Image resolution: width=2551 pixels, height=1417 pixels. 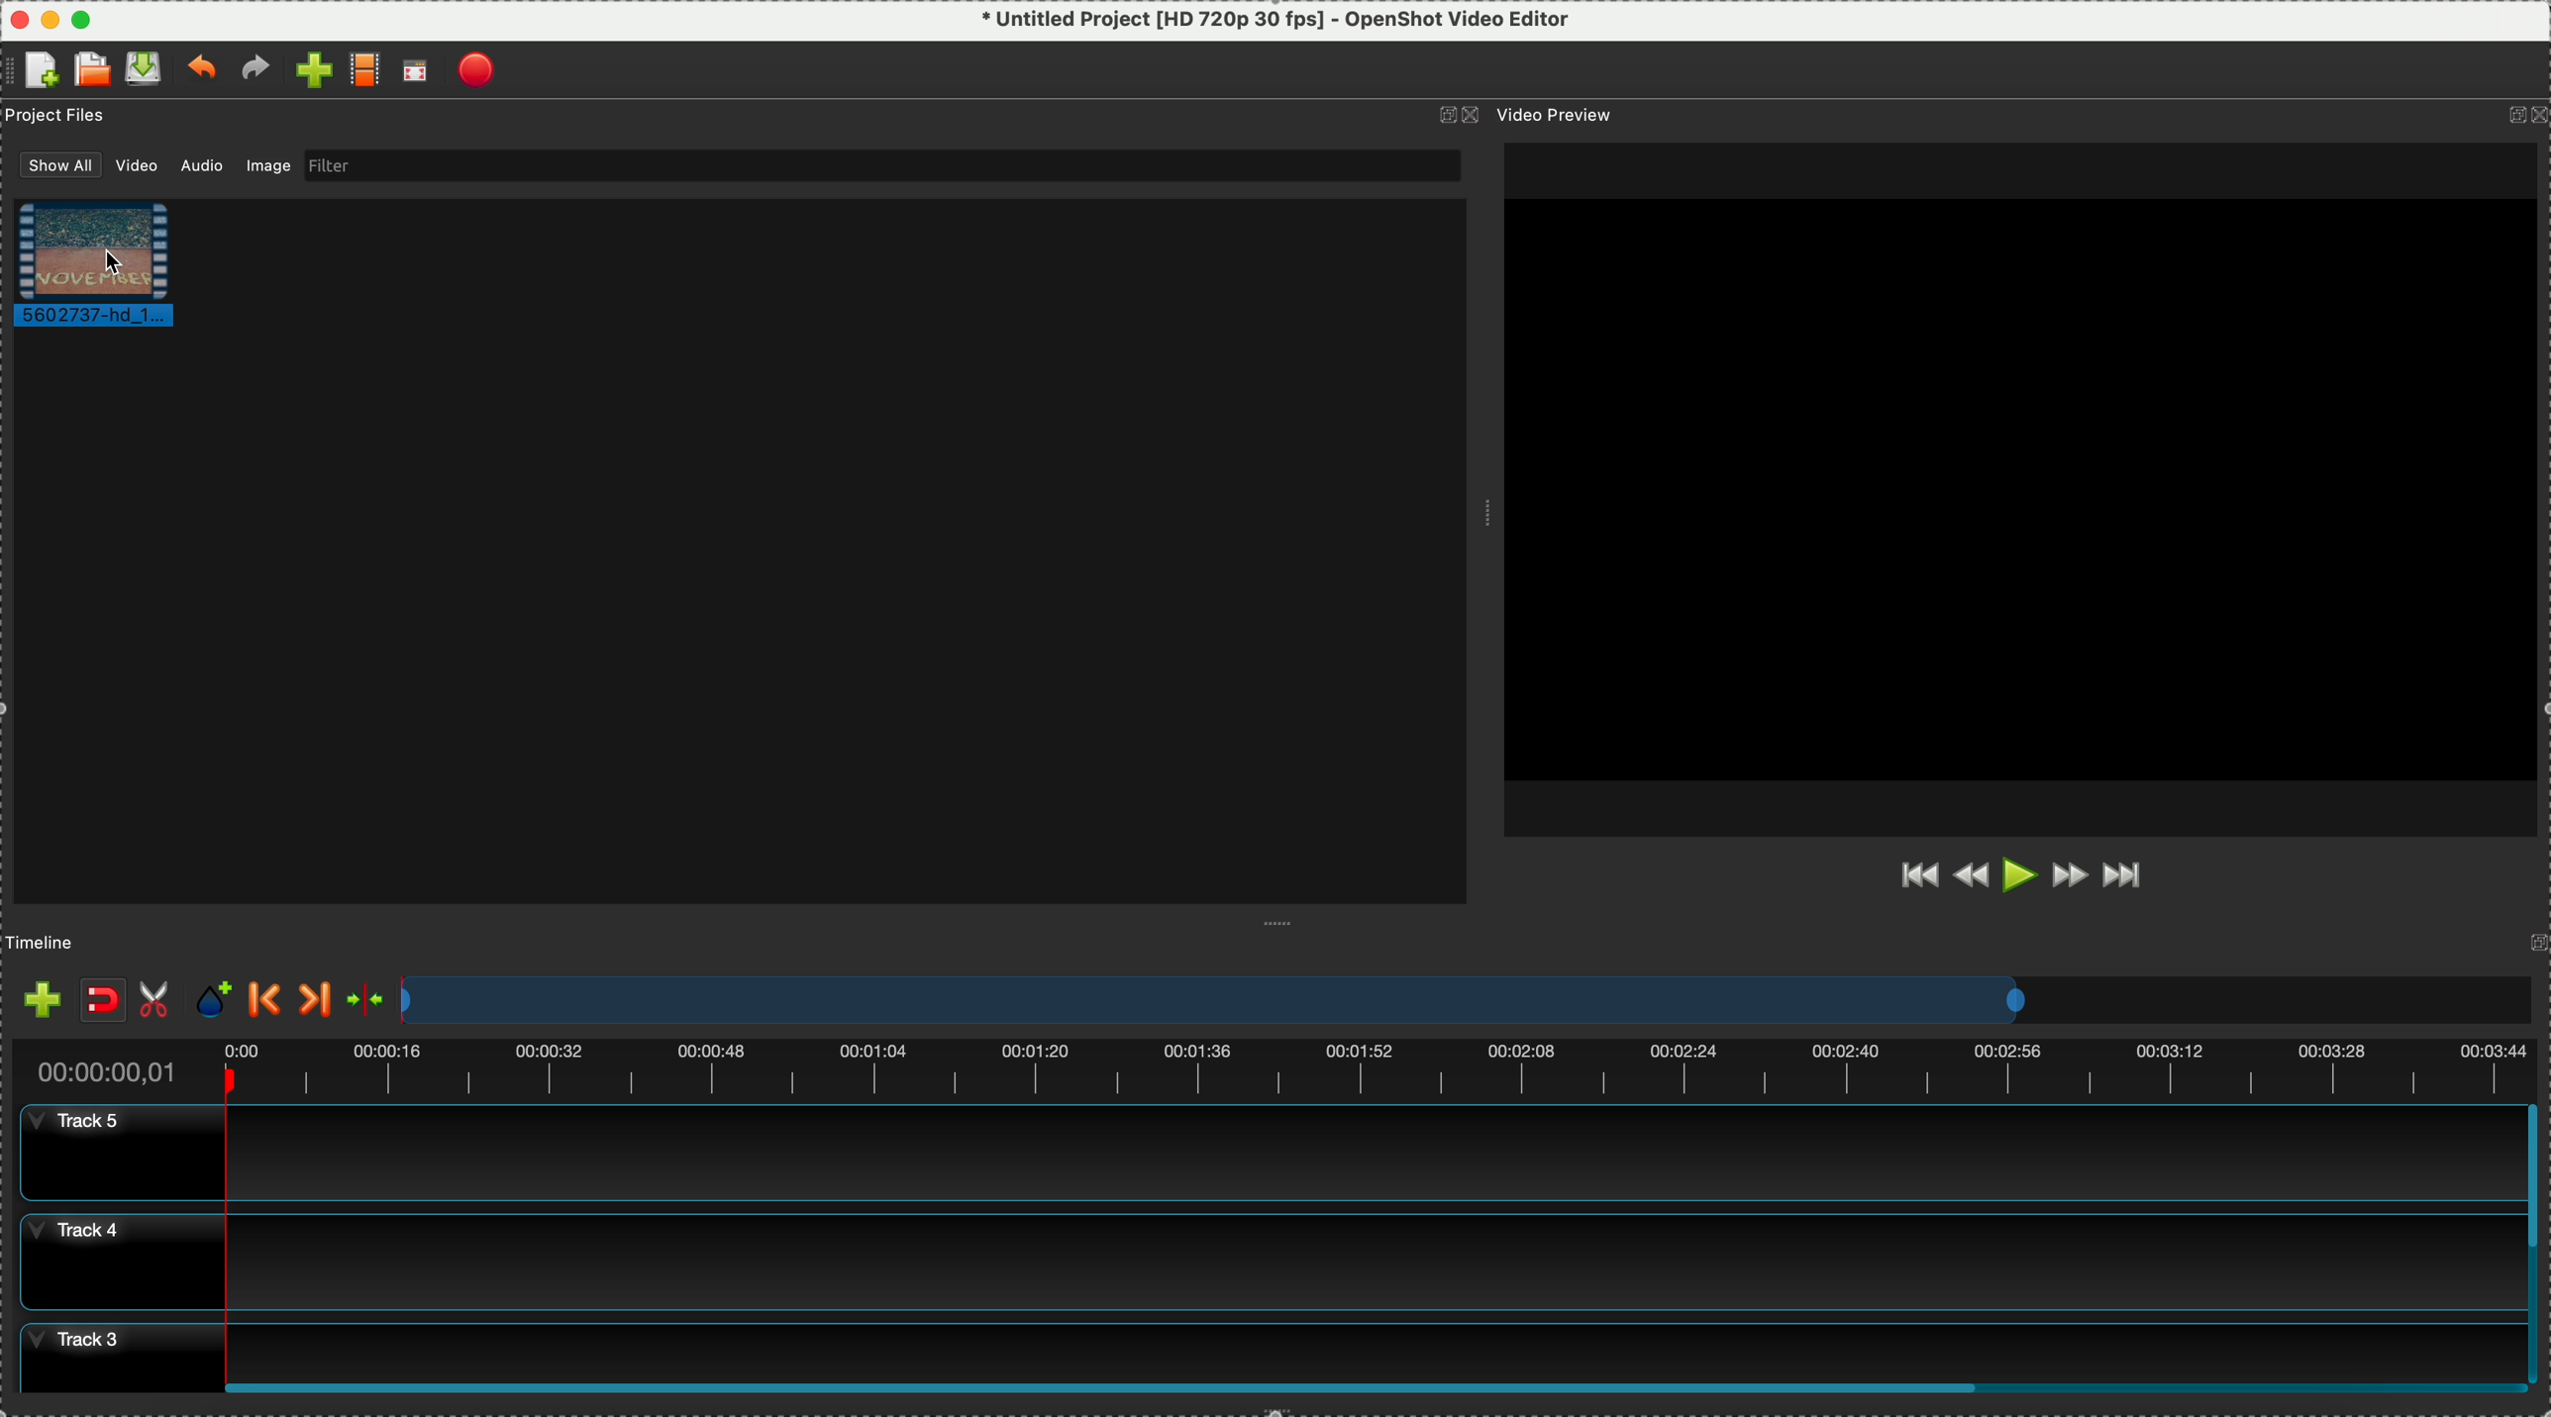 I want to click on window expanding, so click(x=1284, y=924).